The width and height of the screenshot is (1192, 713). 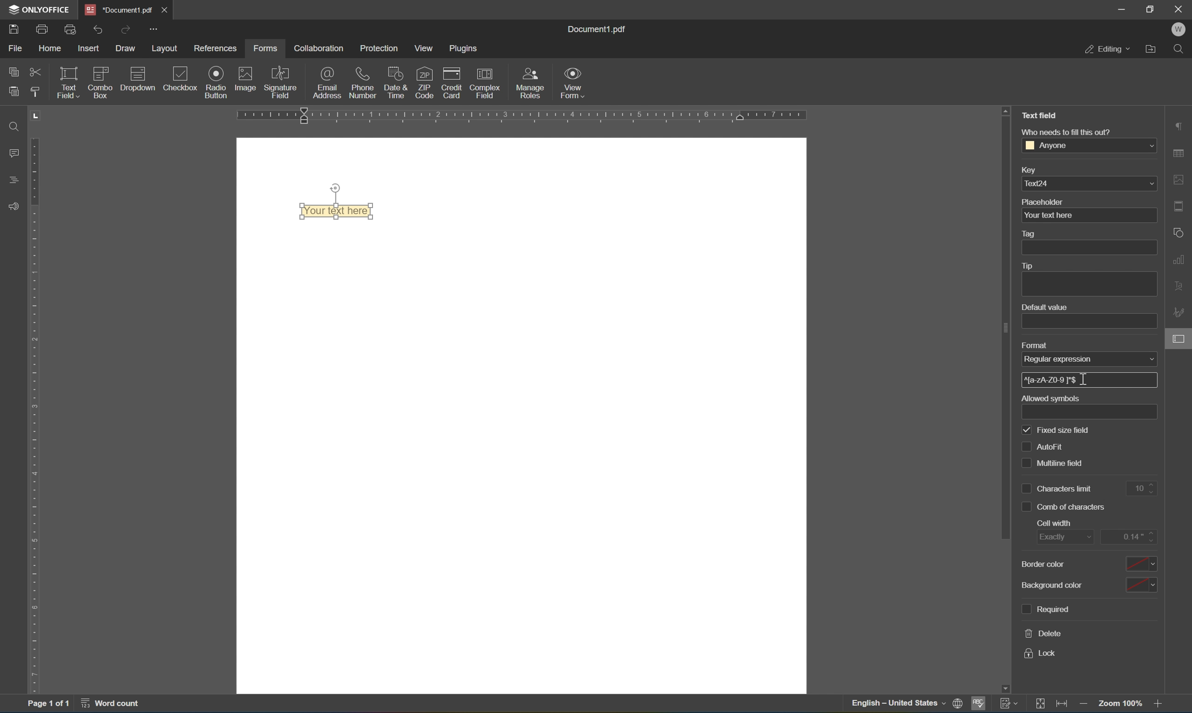 I want to click on page 1 of 1, so click(x=47, y=705).